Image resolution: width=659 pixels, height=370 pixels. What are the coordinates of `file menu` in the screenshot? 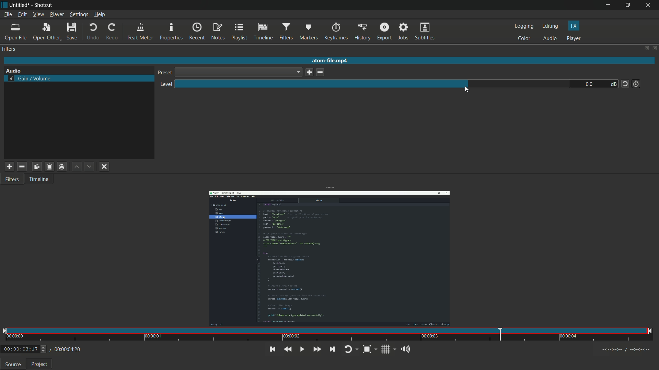 It's located at (8, 14).